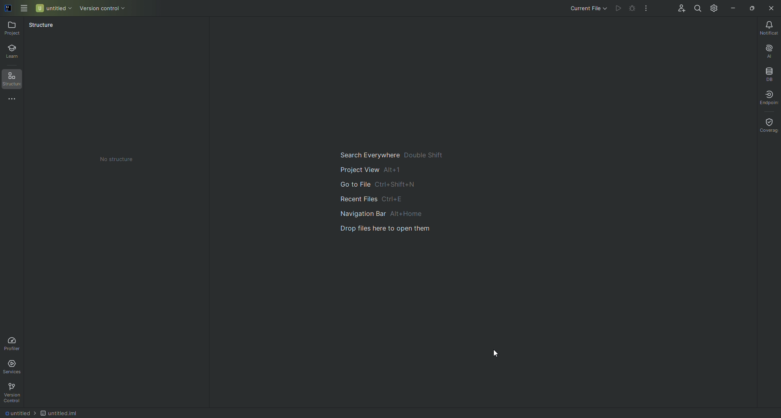  Describe the element at coordinates (768, 74) in the screenshot. I see `Database` at that location.